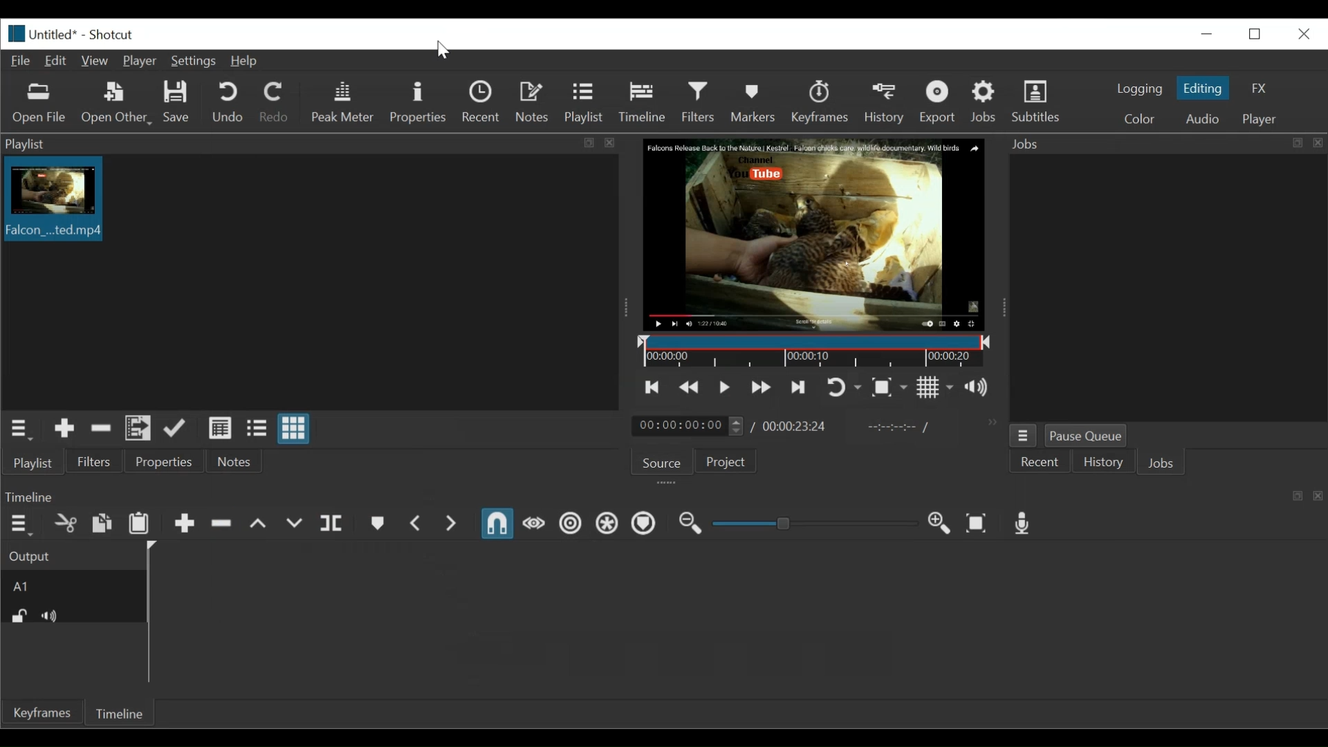 This screenshot has width=1328, height=747. Describe the element at coordinates (454, 525) in the screenshot. I see `Next marker` at that location.